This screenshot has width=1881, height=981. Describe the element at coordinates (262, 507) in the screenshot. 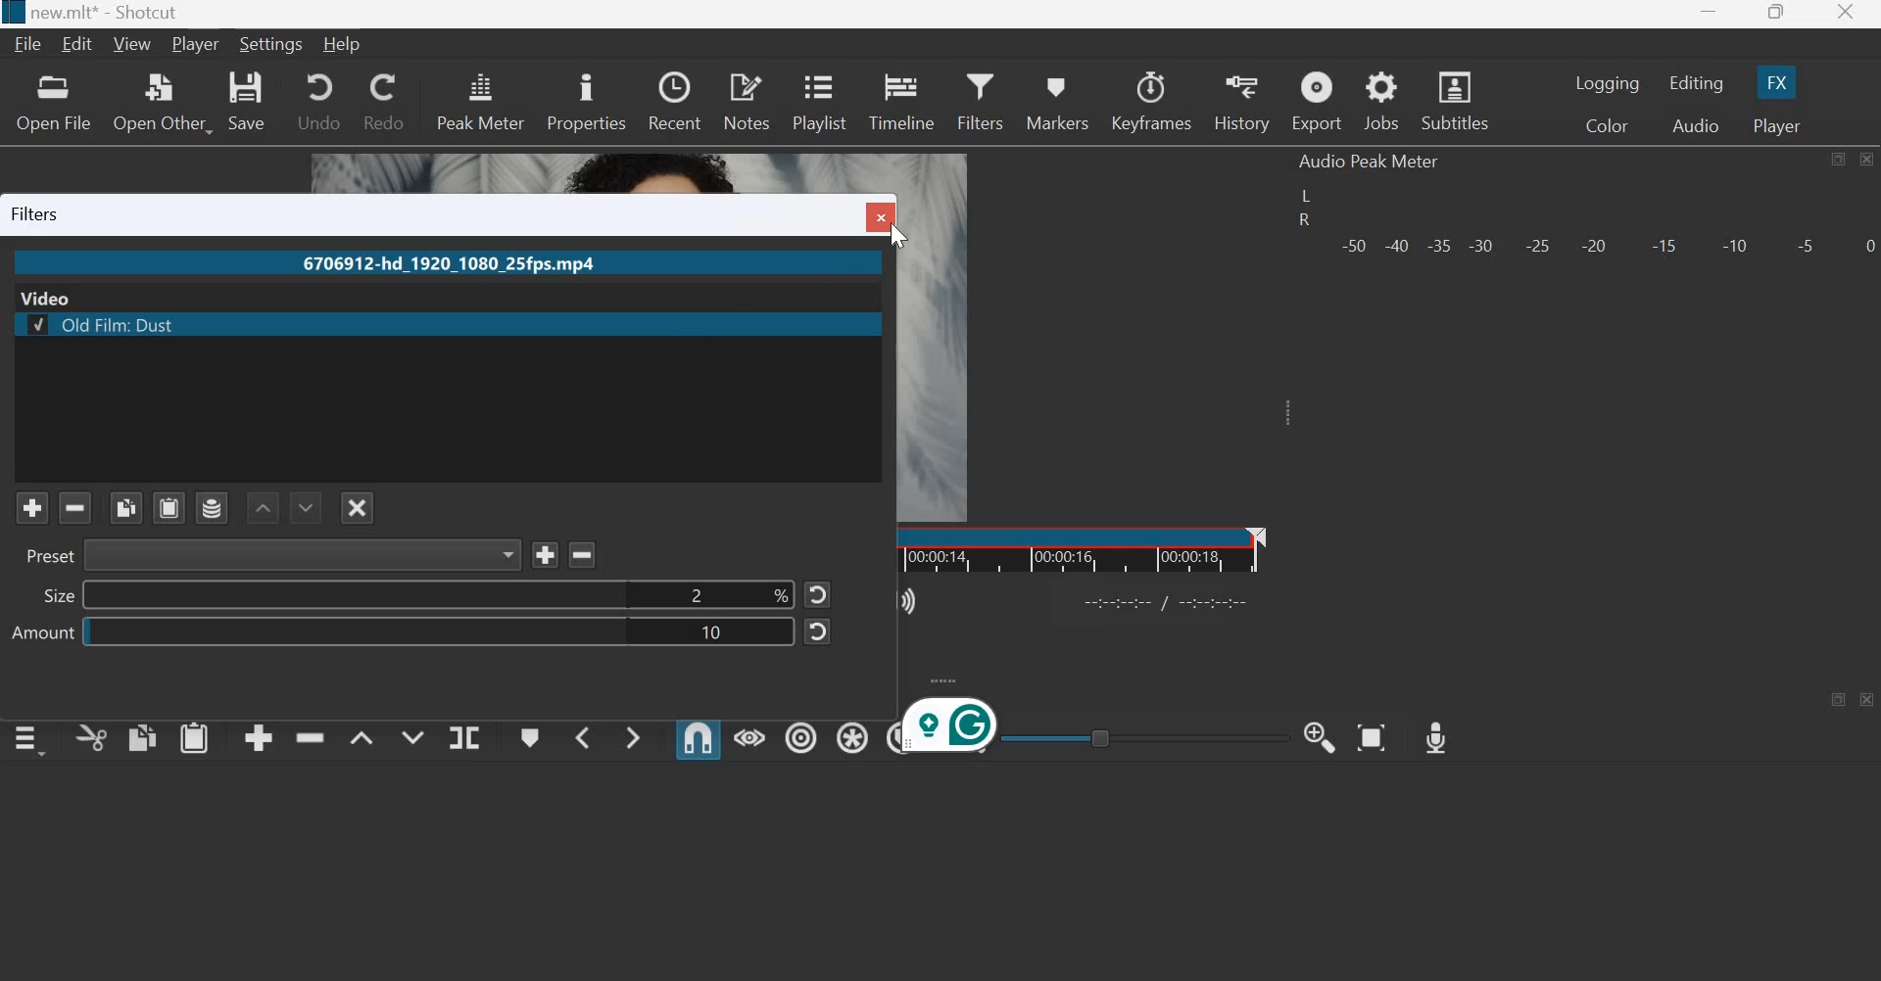

I see `Move filter up` at that location.